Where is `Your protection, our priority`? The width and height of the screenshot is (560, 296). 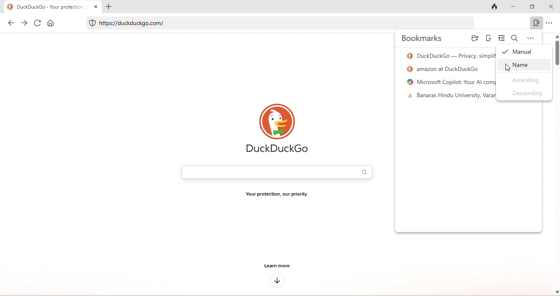
Your protection, our priority is located at coordinates (278, 196).